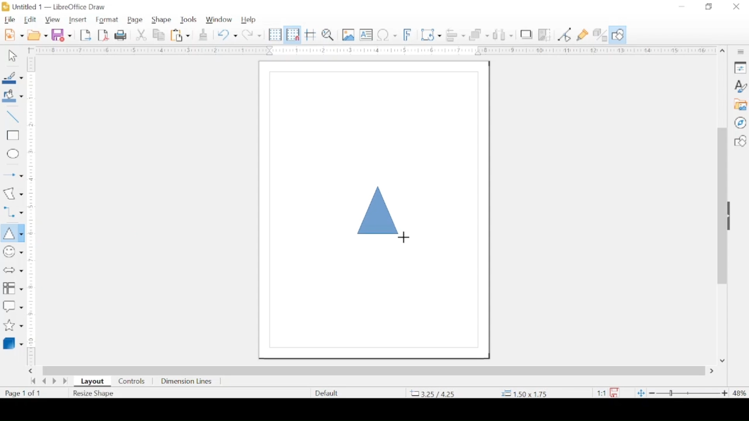  I want to click on print, so click(121, 35).